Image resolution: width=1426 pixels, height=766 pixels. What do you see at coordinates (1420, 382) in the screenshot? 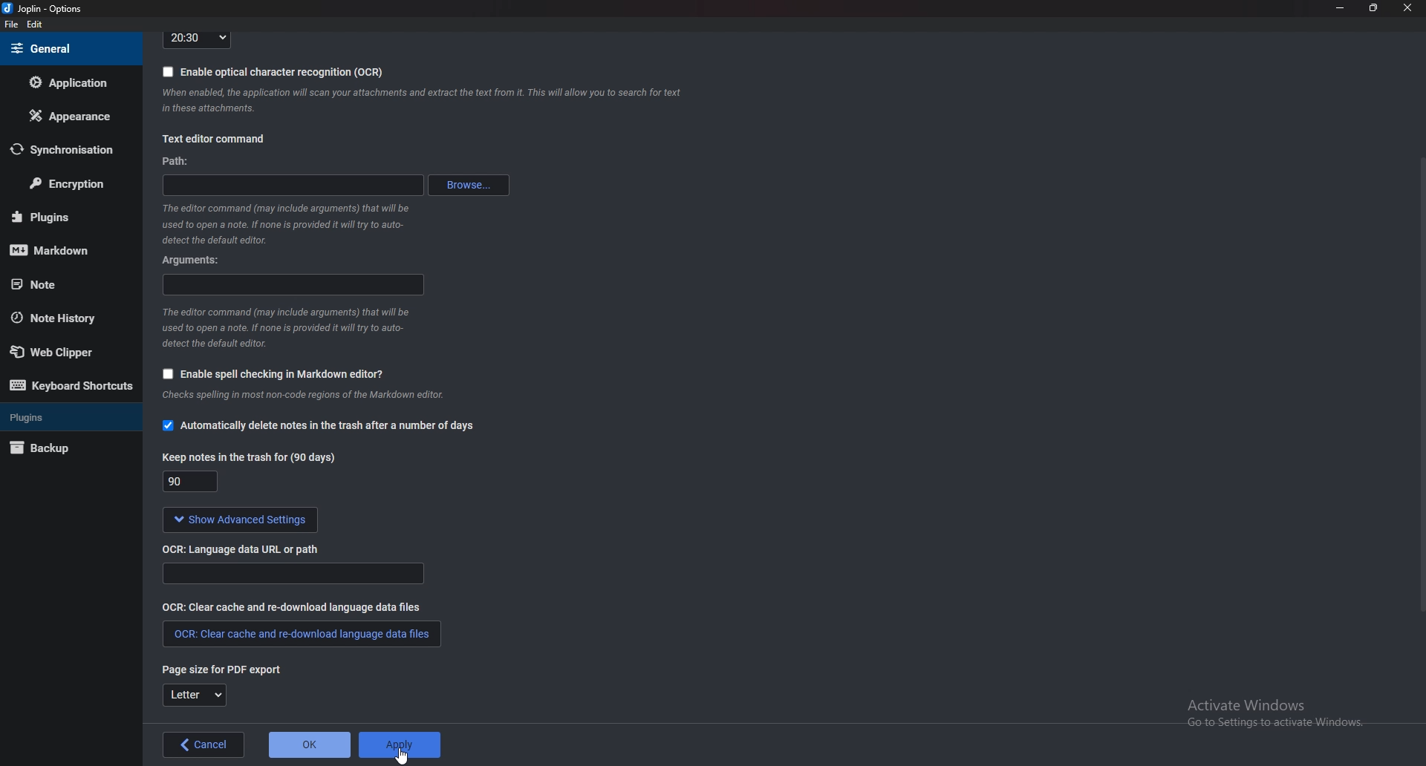
I see `Scroll bar` at bounding box center [1420, 382].